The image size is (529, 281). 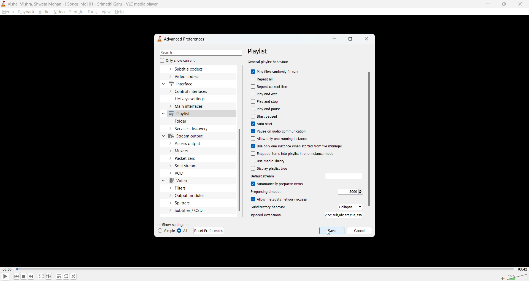 What do you see at coordinates (178, 61) in the screenshot?
I see `only show current` at bounding box center [178, 61].